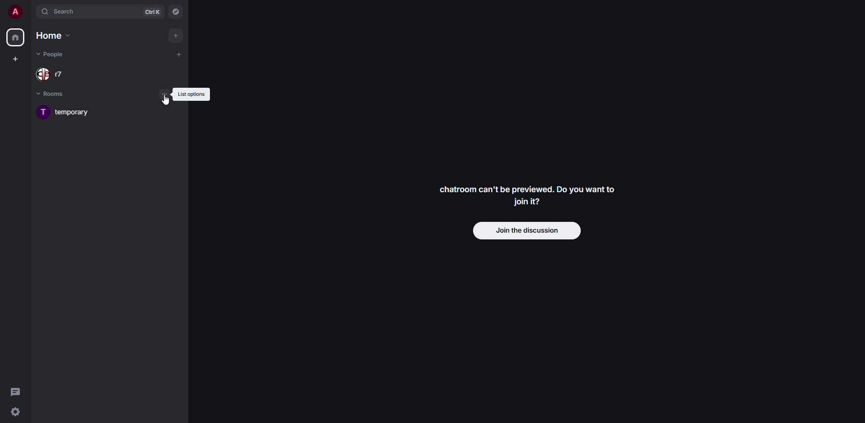  What do you see at coordinates (175, 13) in the screenshot?
I see `navigator` at bounding box center [175, 13].